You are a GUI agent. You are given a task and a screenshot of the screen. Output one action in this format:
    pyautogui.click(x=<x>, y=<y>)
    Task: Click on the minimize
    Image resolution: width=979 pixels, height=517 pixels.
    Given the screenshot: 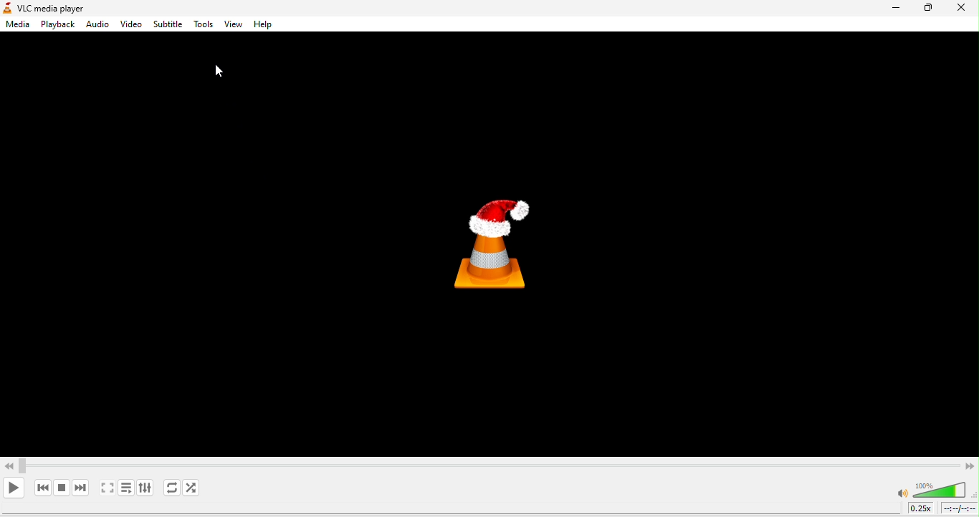 What is the action you would take?
    pyautogui.click(x=891, y=11)
    